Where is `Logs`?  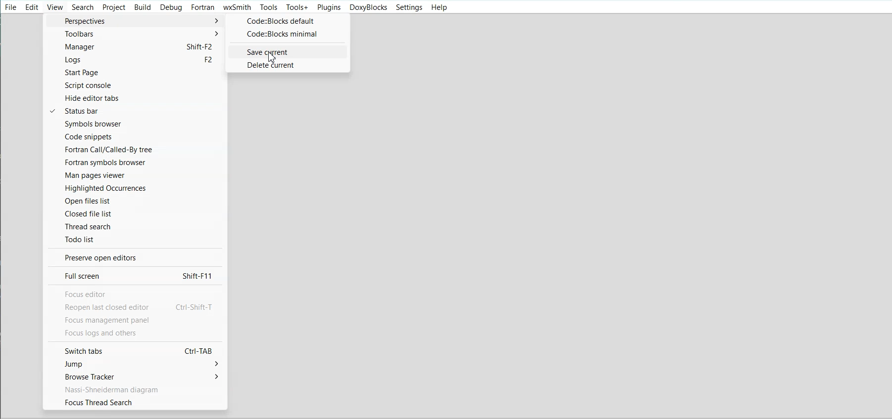
Logs is located at coordinates (136, 60).